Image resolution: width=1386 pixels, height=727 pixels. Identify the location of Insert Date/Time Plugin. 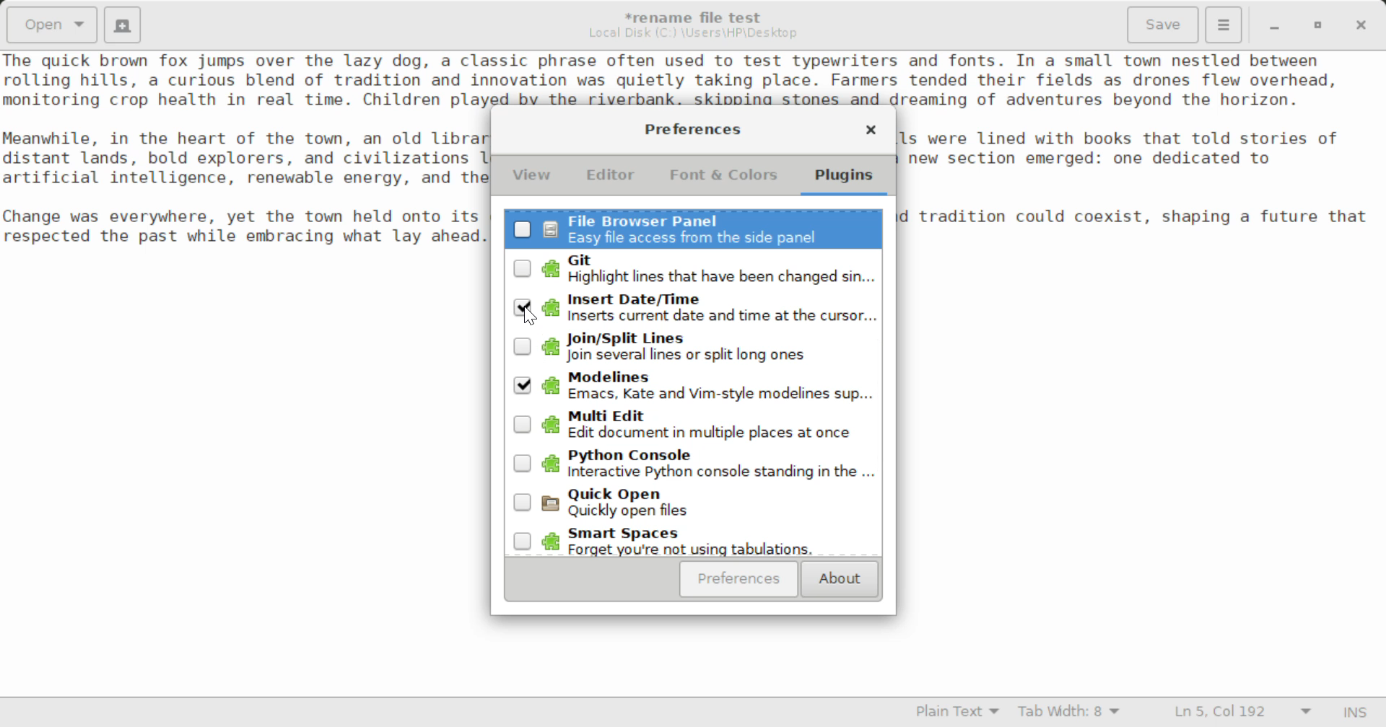
(696, 309).